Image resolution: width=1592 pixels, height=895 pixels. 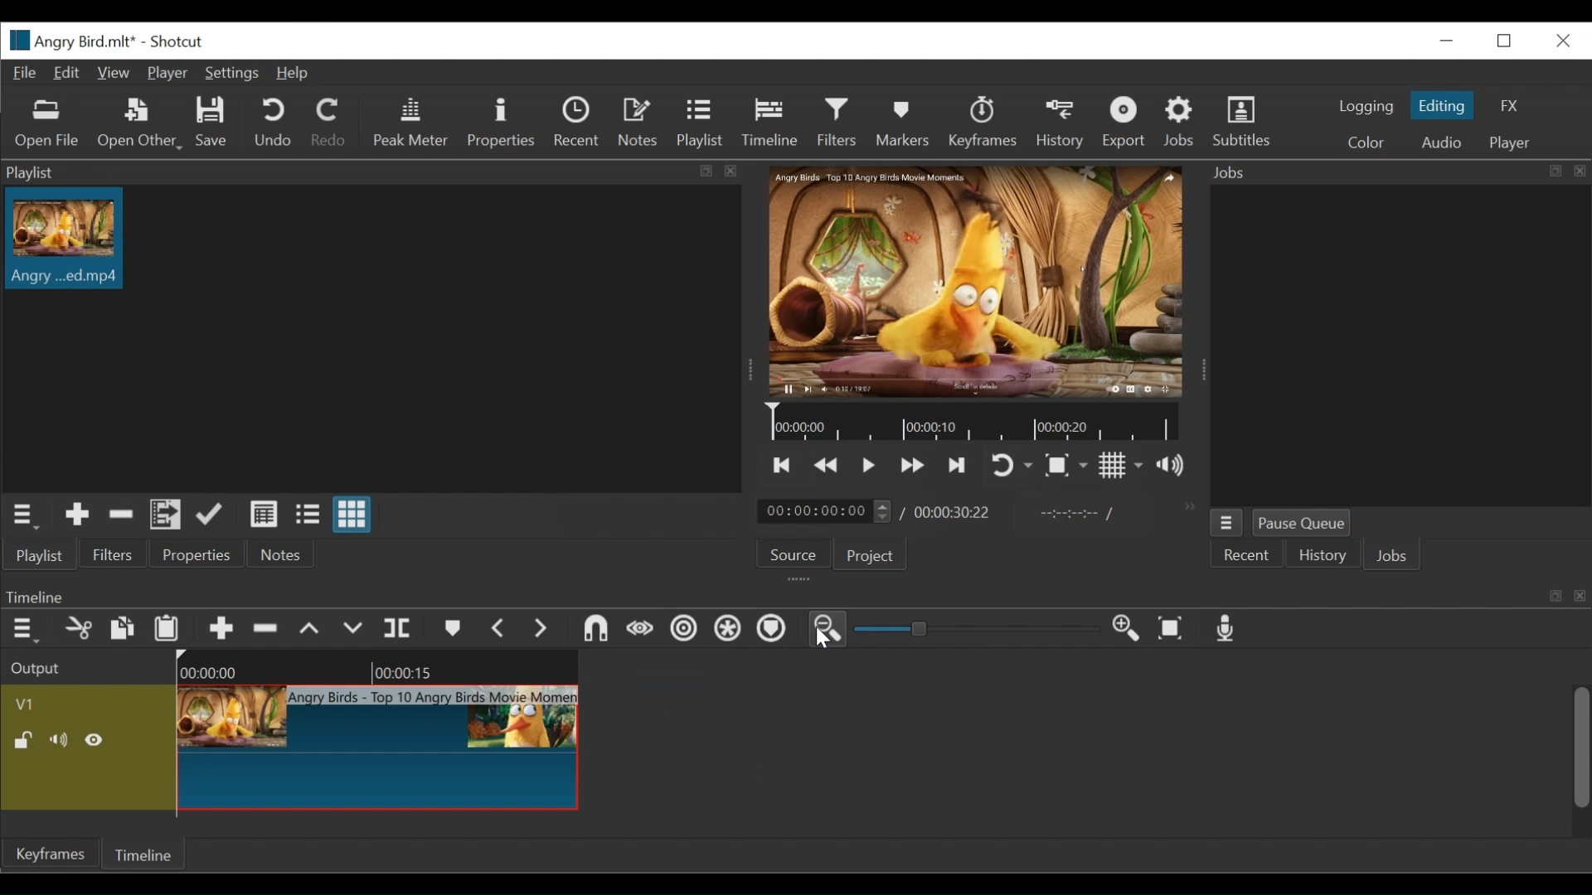 I want to click on Undo, so click(x=272, y=123).